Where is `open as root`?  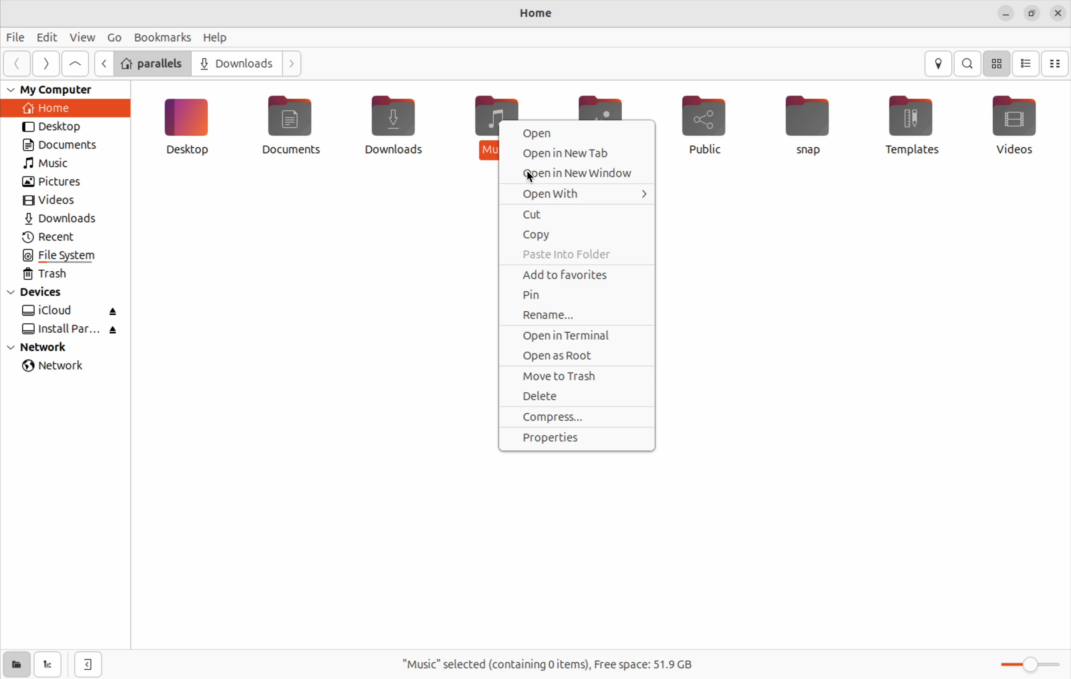
open as root is located at coordinates (573, 357).